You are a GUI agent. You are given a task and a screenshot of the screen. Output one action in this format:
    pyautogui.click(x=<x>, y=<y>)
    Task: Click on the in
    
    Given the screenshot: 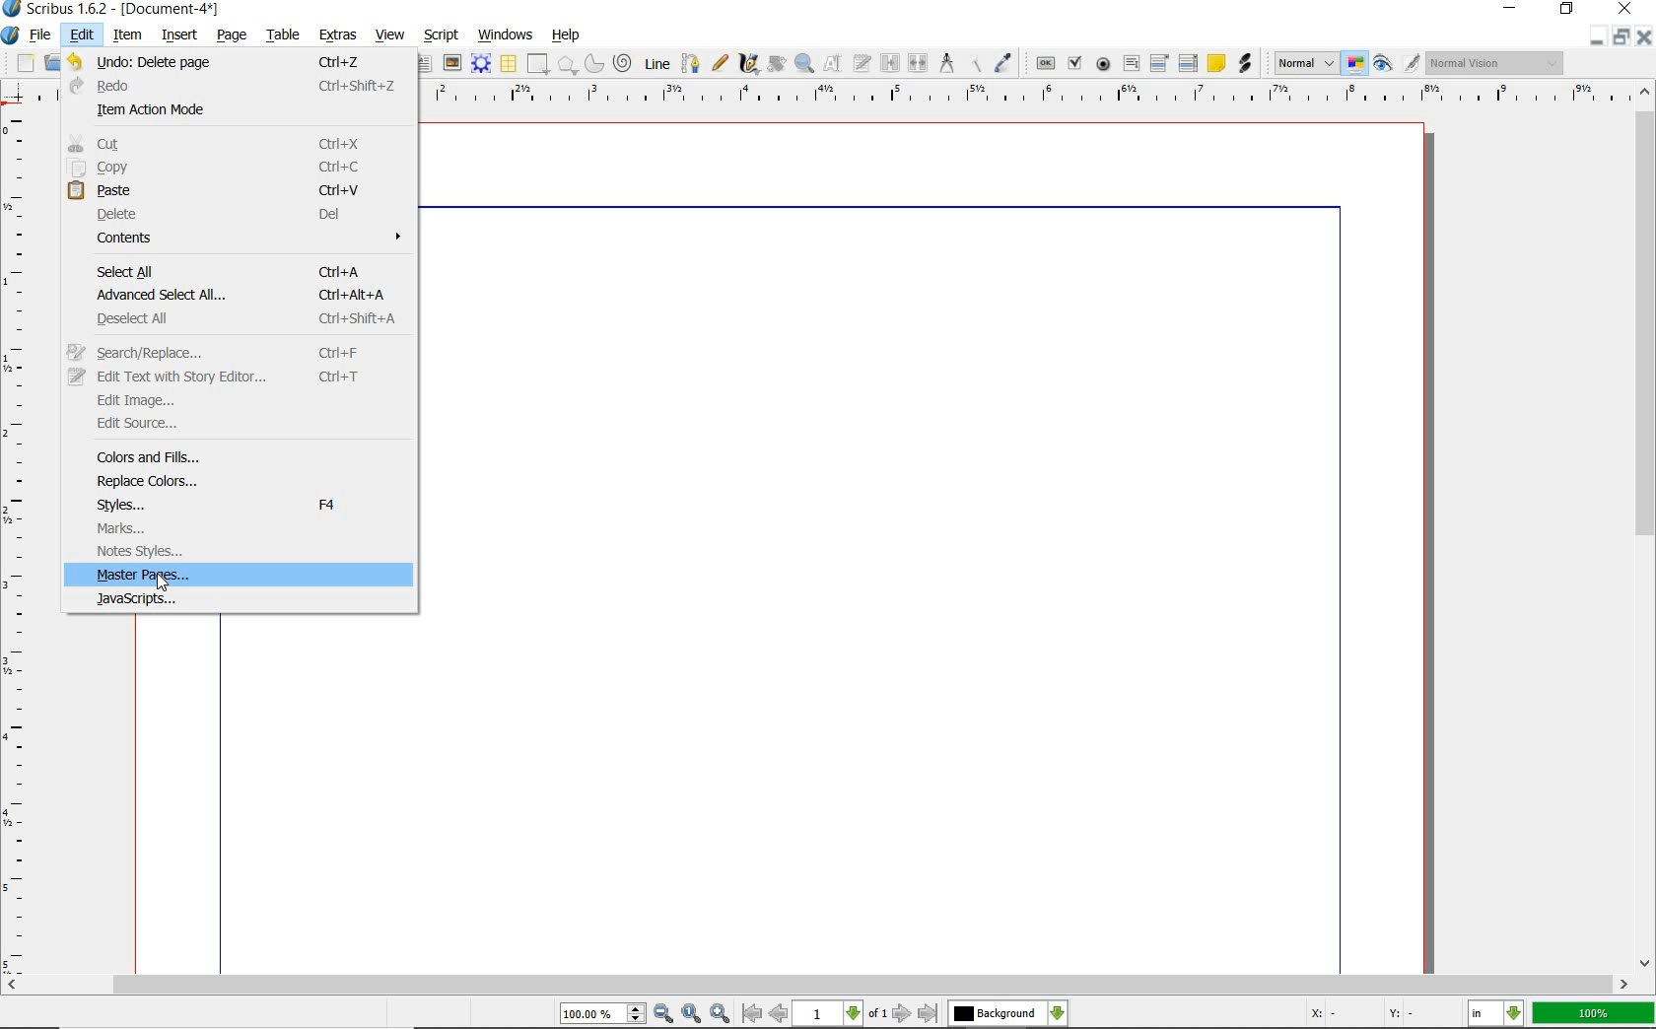 What is the action you would take?
    pyautogui.click(x=1496, y=1014)
    